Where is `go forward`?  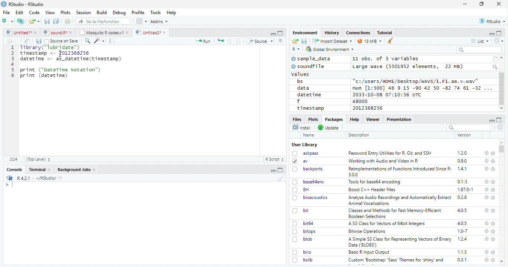 go forward is located at coordinates (18, 41).